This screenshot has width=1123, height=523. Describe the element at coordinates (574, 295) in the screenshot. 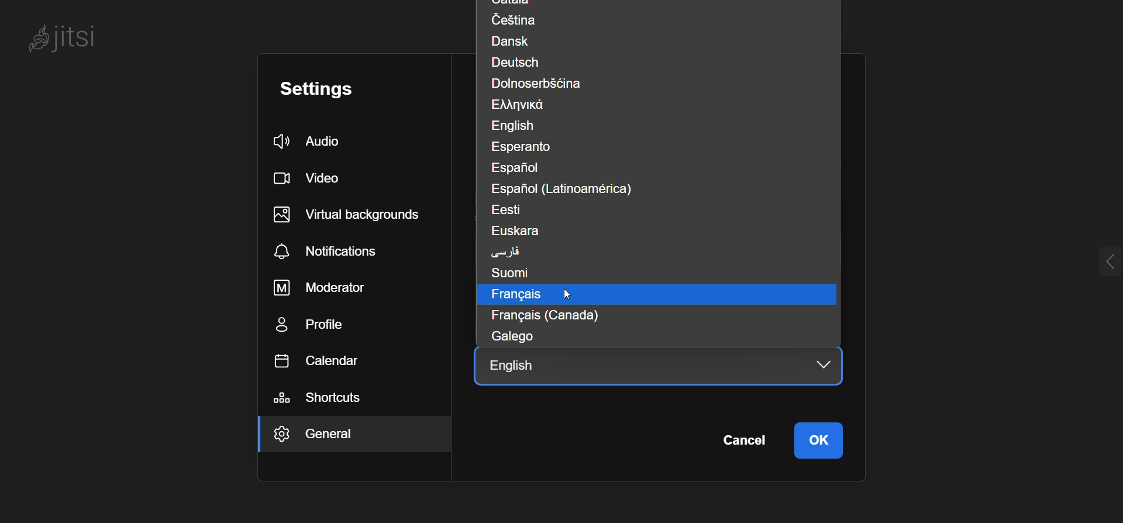

I see `Cursor` at that location.